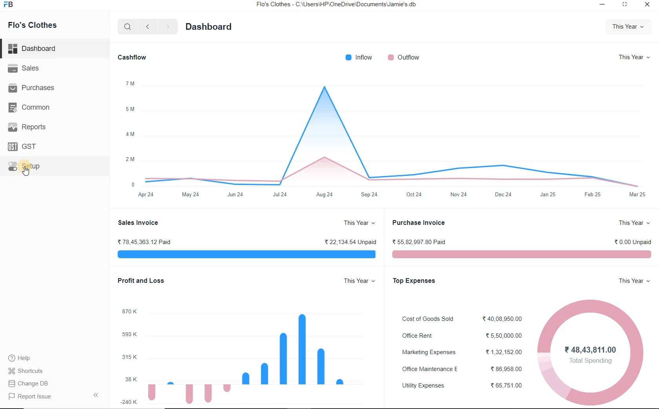  Describe the element at coordinates (135, 58) in the screenshot. I see `Cashflow` at that location.